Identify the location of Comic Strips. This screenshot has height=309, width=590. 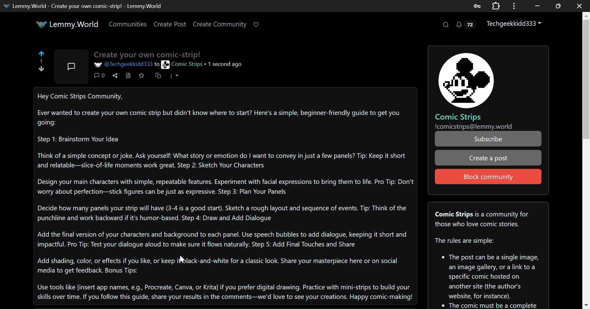
(459, 117).